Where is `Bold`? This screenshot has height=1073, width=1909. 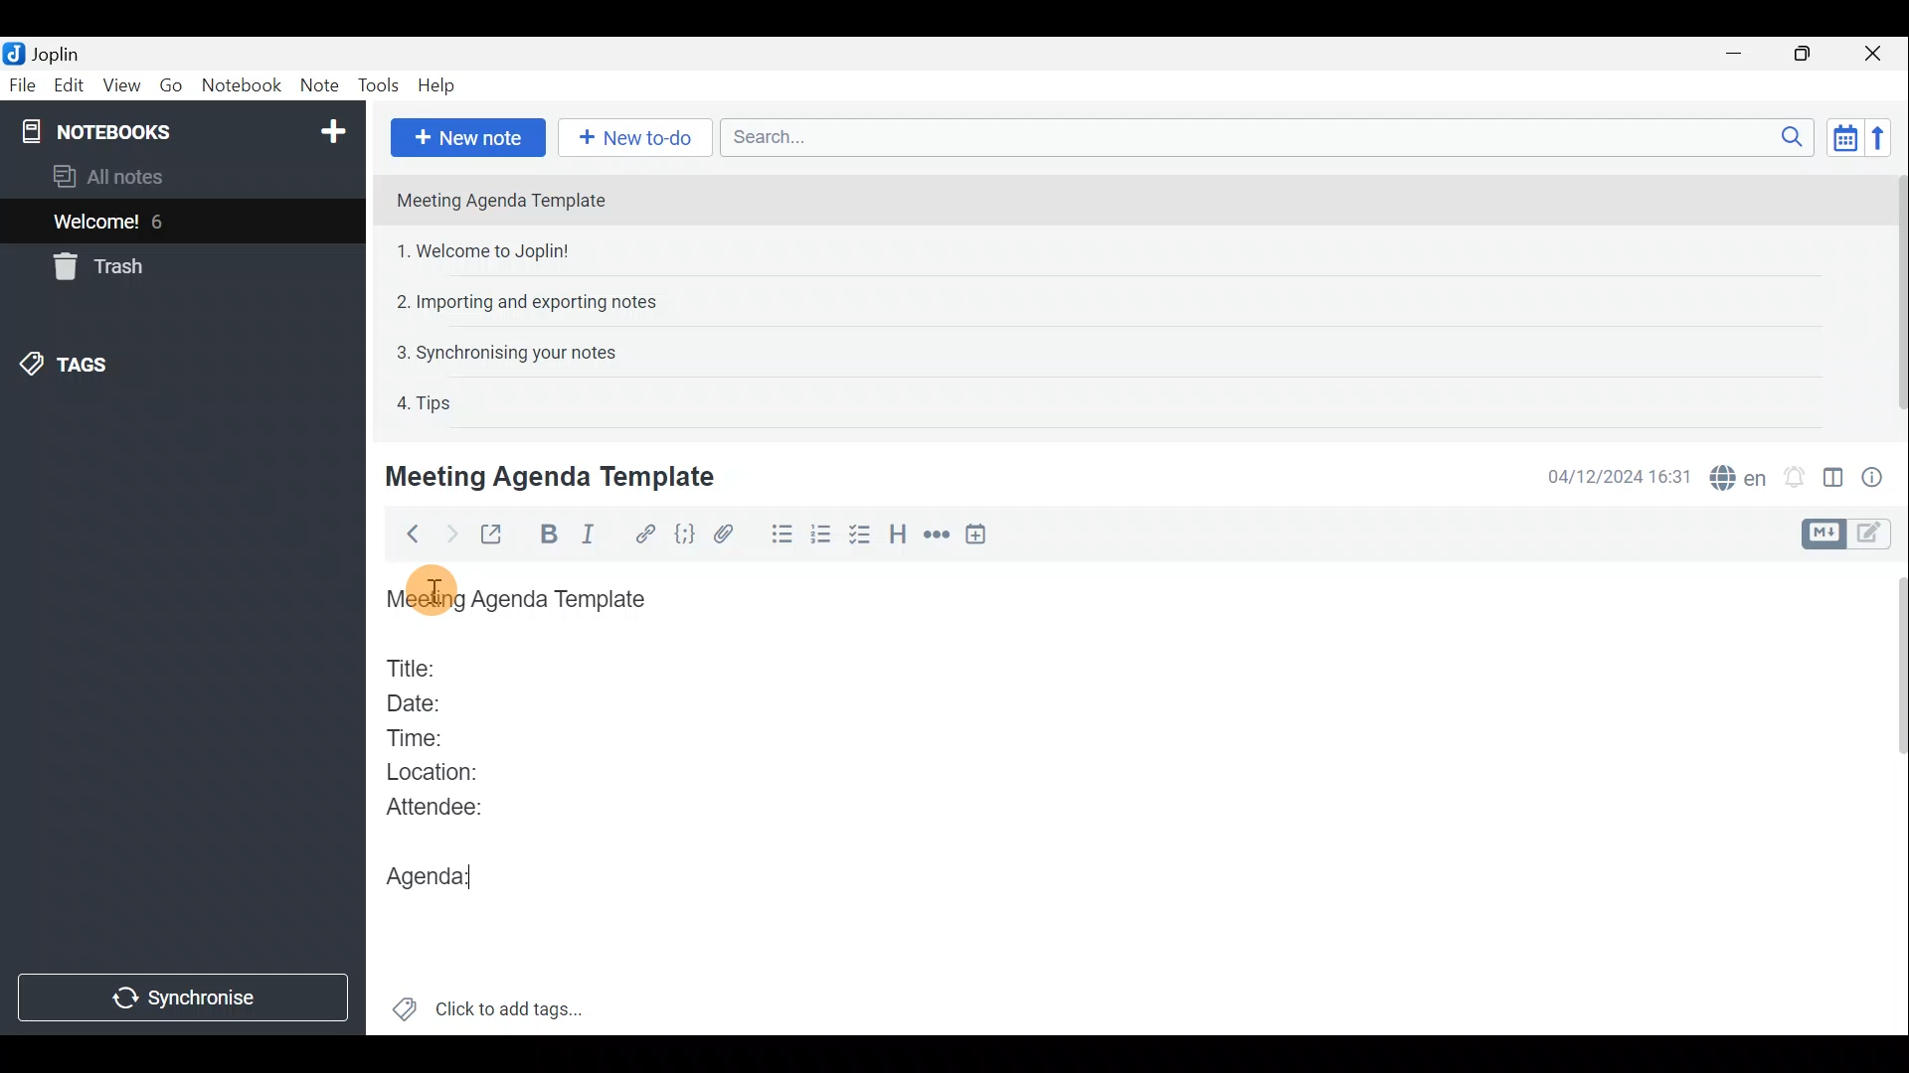 Bold is located at coordinates (549, 535).